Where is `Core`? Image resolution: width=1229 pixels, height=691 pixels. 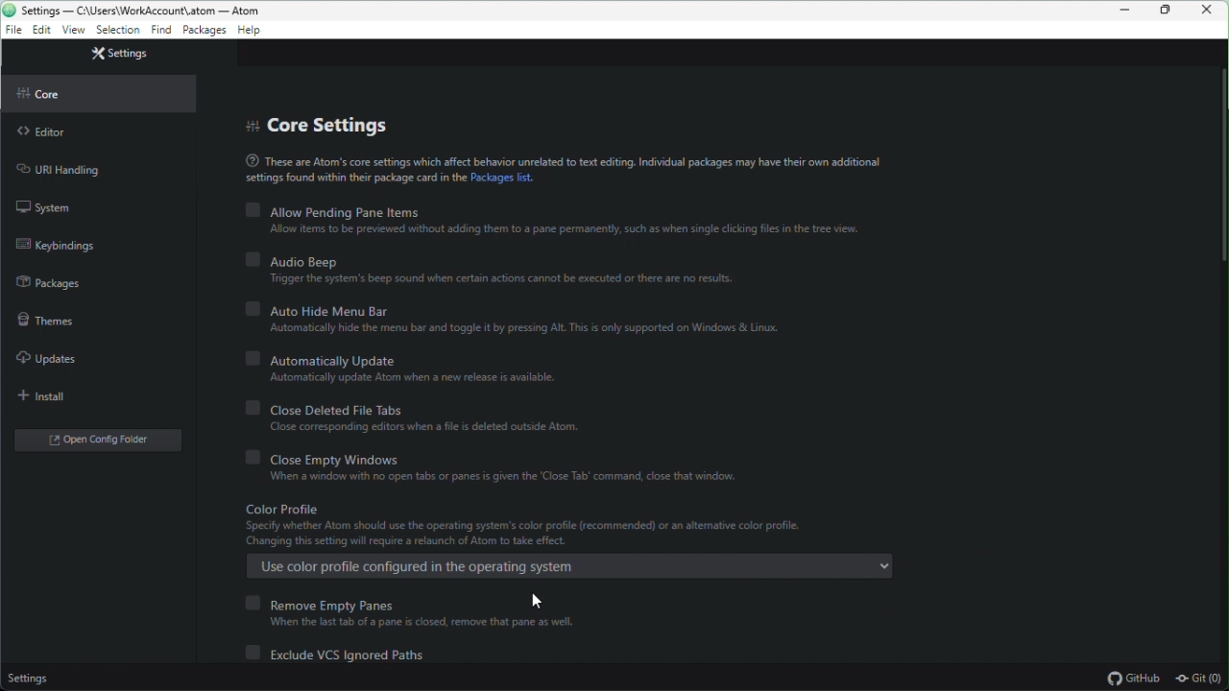
Core is located at coordinates (66, 91).